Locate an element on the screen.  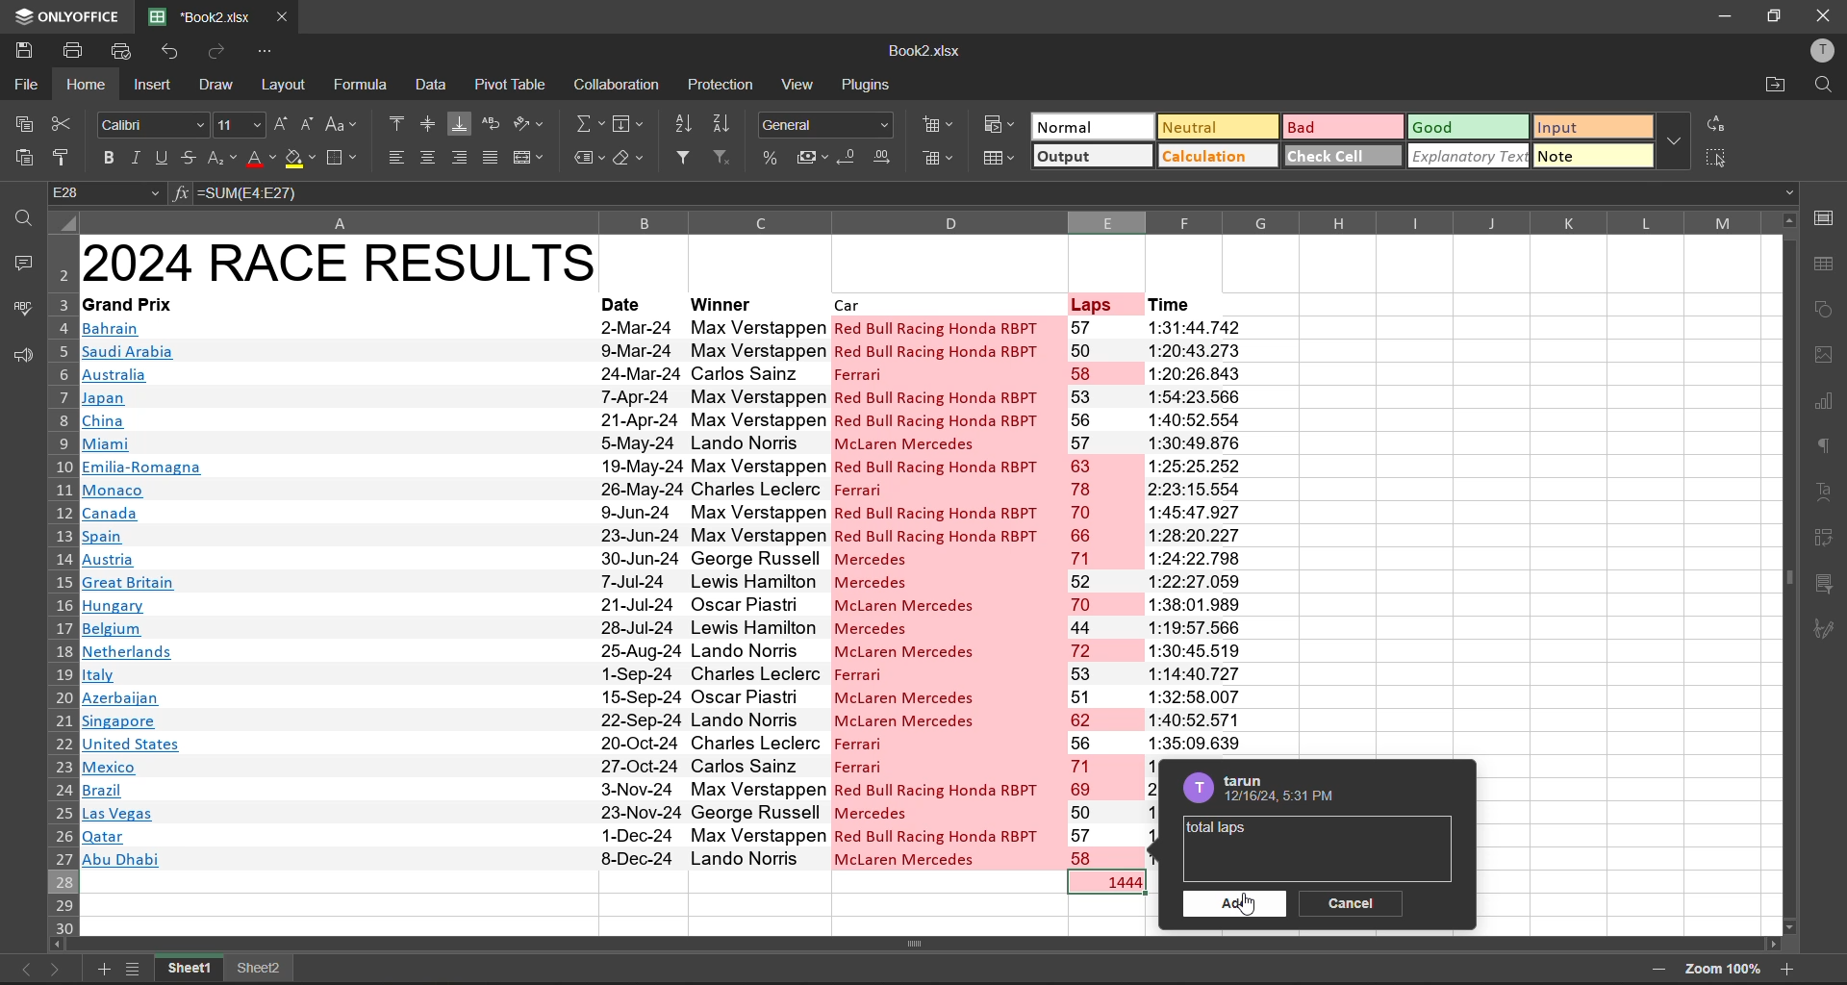
merge and center is located at coordinates (531, 159).